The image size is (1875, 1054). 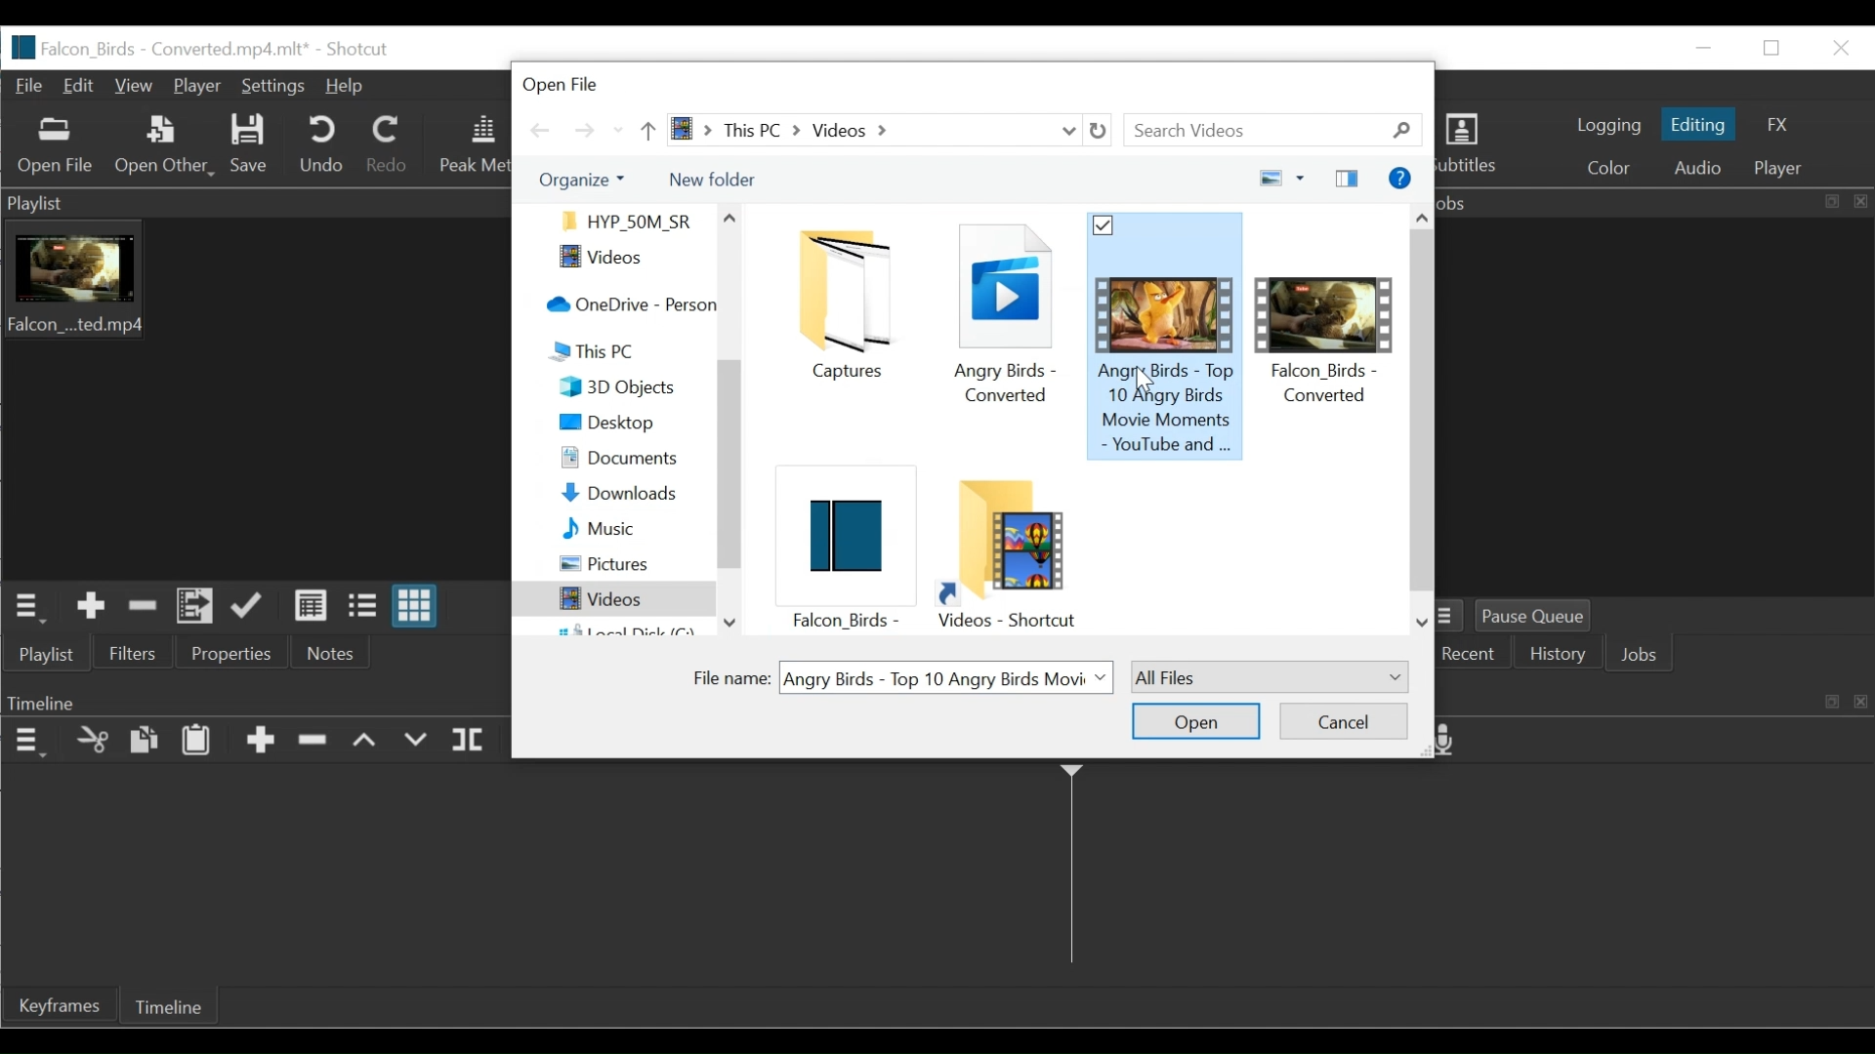 What do you see at coordinates (625, 628) in the screenshot?
I see `local Disk (C:)` at bounding box center [625, 628].